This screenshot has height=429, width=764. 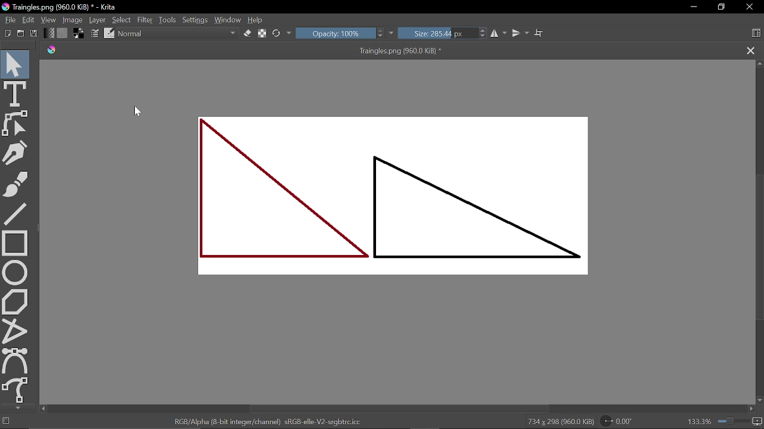 What do you see at coordinates (759, 64) in the screenshot?
I see `Move up` at bounding box center [759, 64].